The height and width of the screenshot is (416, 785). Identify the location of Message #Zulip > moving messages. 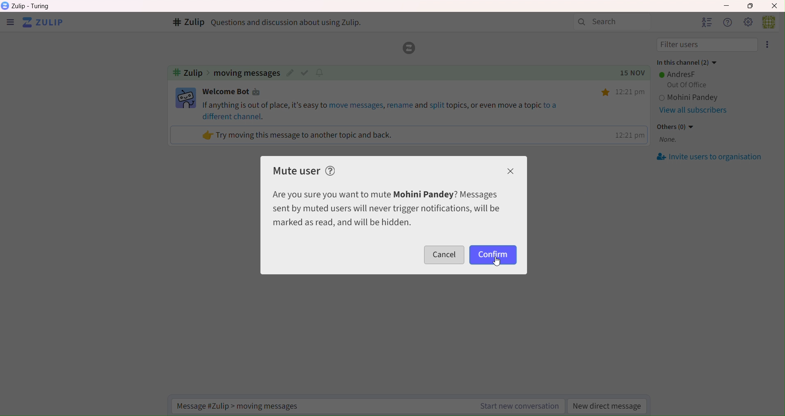
(244, 406).